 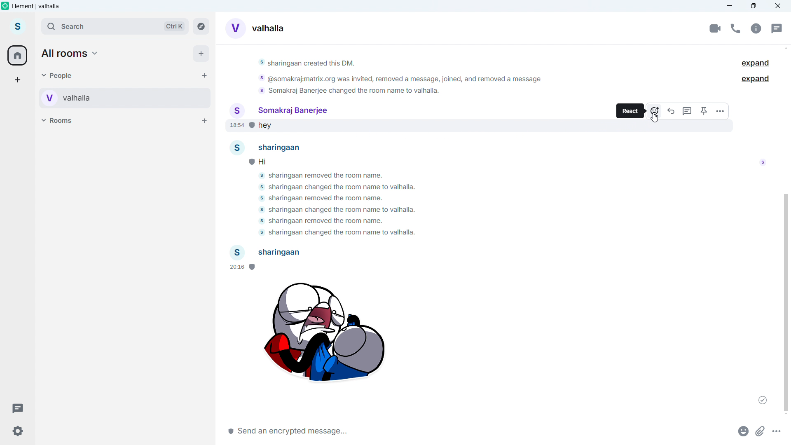 I want to click on Pin , so click(x=704, y=111).